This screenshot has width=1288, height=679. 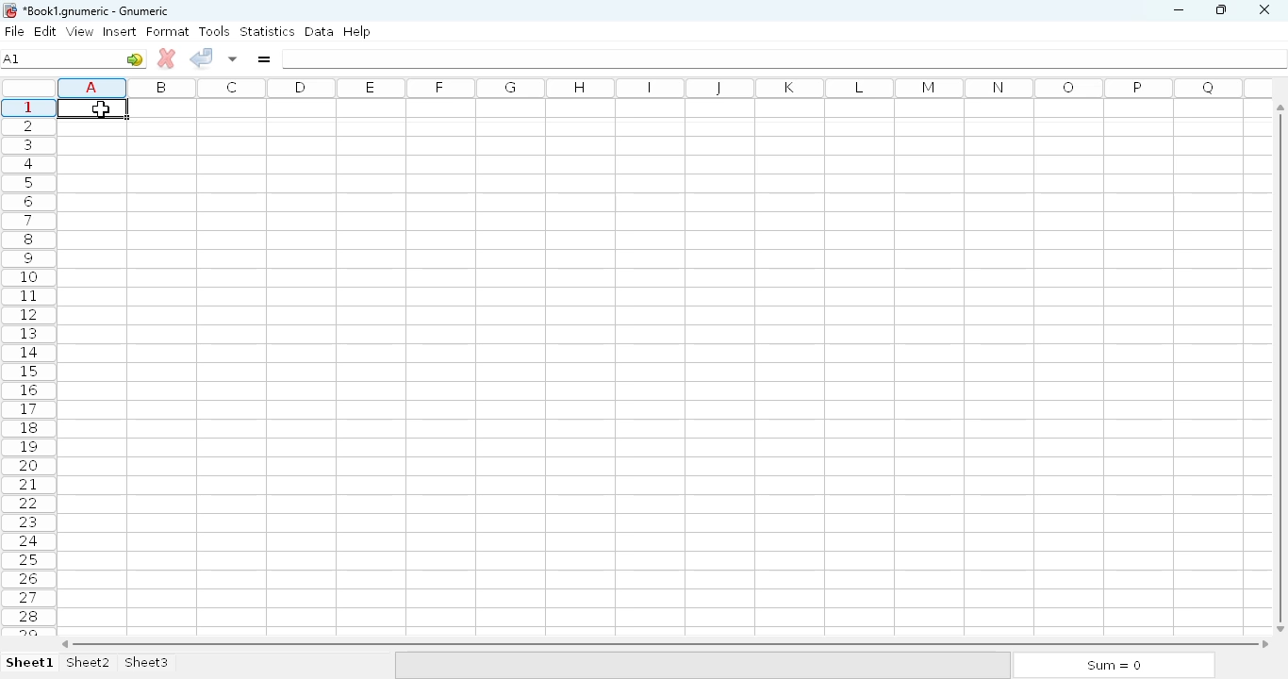 What do you see at coordinates (1178, 10) in the screenshot?
I see `minimize` at bounding box center [1178, 10].